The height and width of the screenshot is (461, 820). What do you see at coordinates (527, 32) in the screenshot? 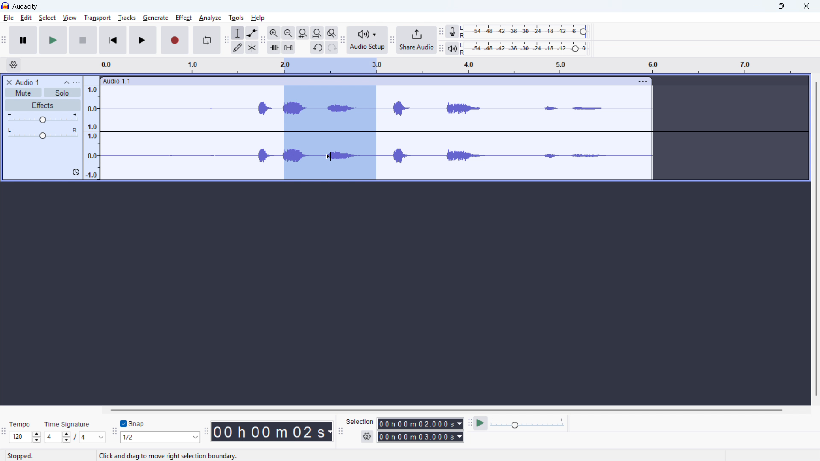
I see `Recording level` at bounding box center [527, 32].